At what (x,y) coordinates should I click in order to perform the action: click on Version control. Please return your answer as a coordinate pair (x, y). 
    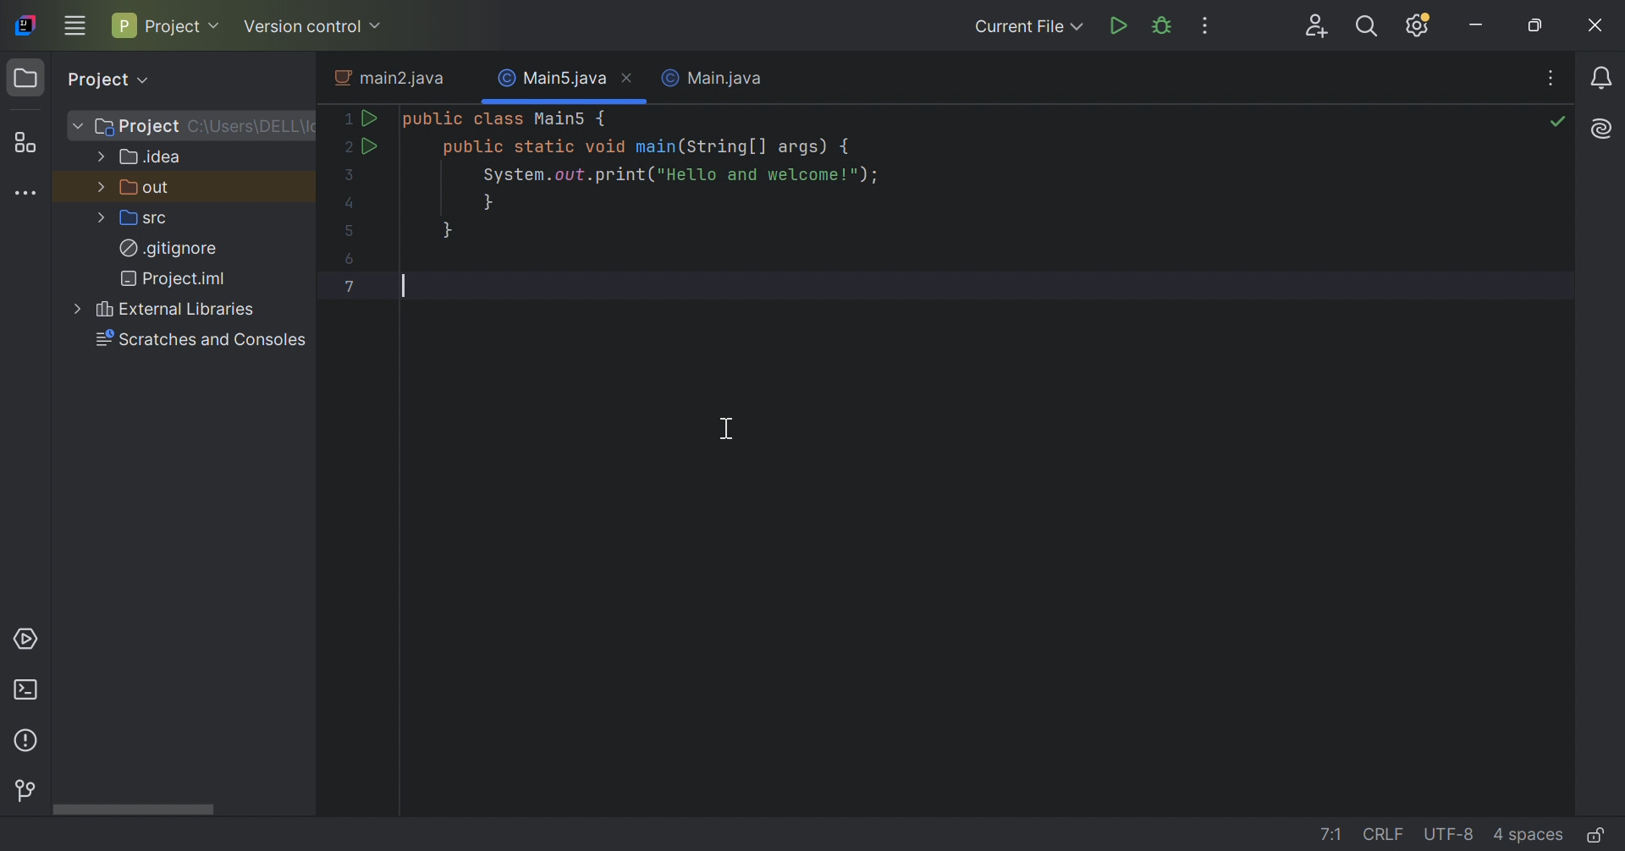
    Looking at the image, I should click on (315, 27).